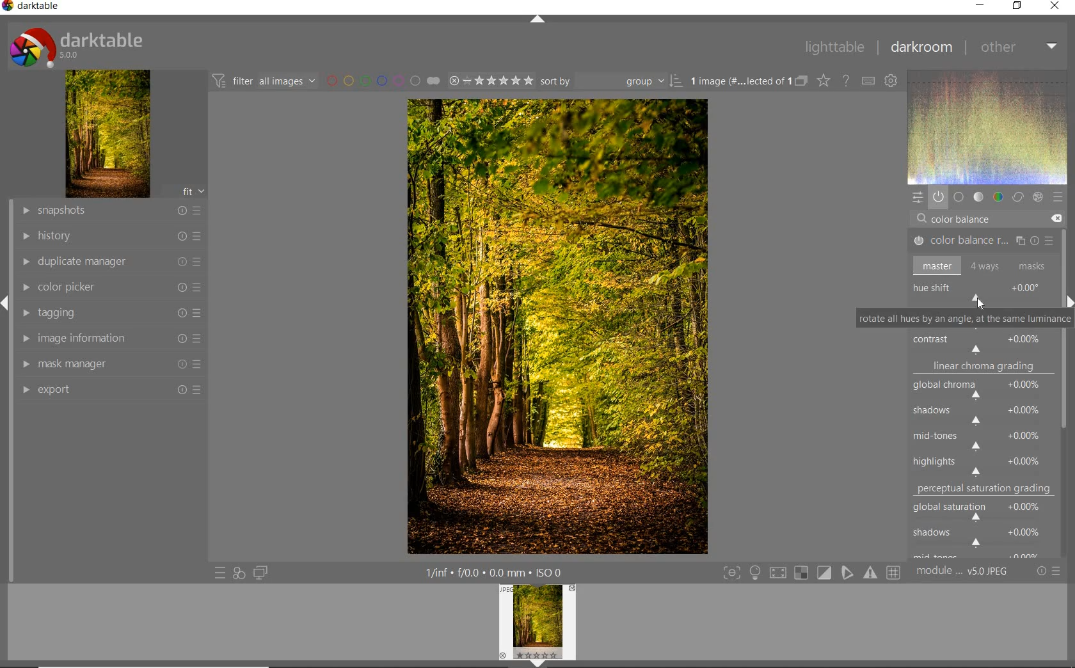 This screenshot has height=668, width=1075. Describe the element at coordinates (536, 19) in the screenshot. I see `expand/collapse` at that location.